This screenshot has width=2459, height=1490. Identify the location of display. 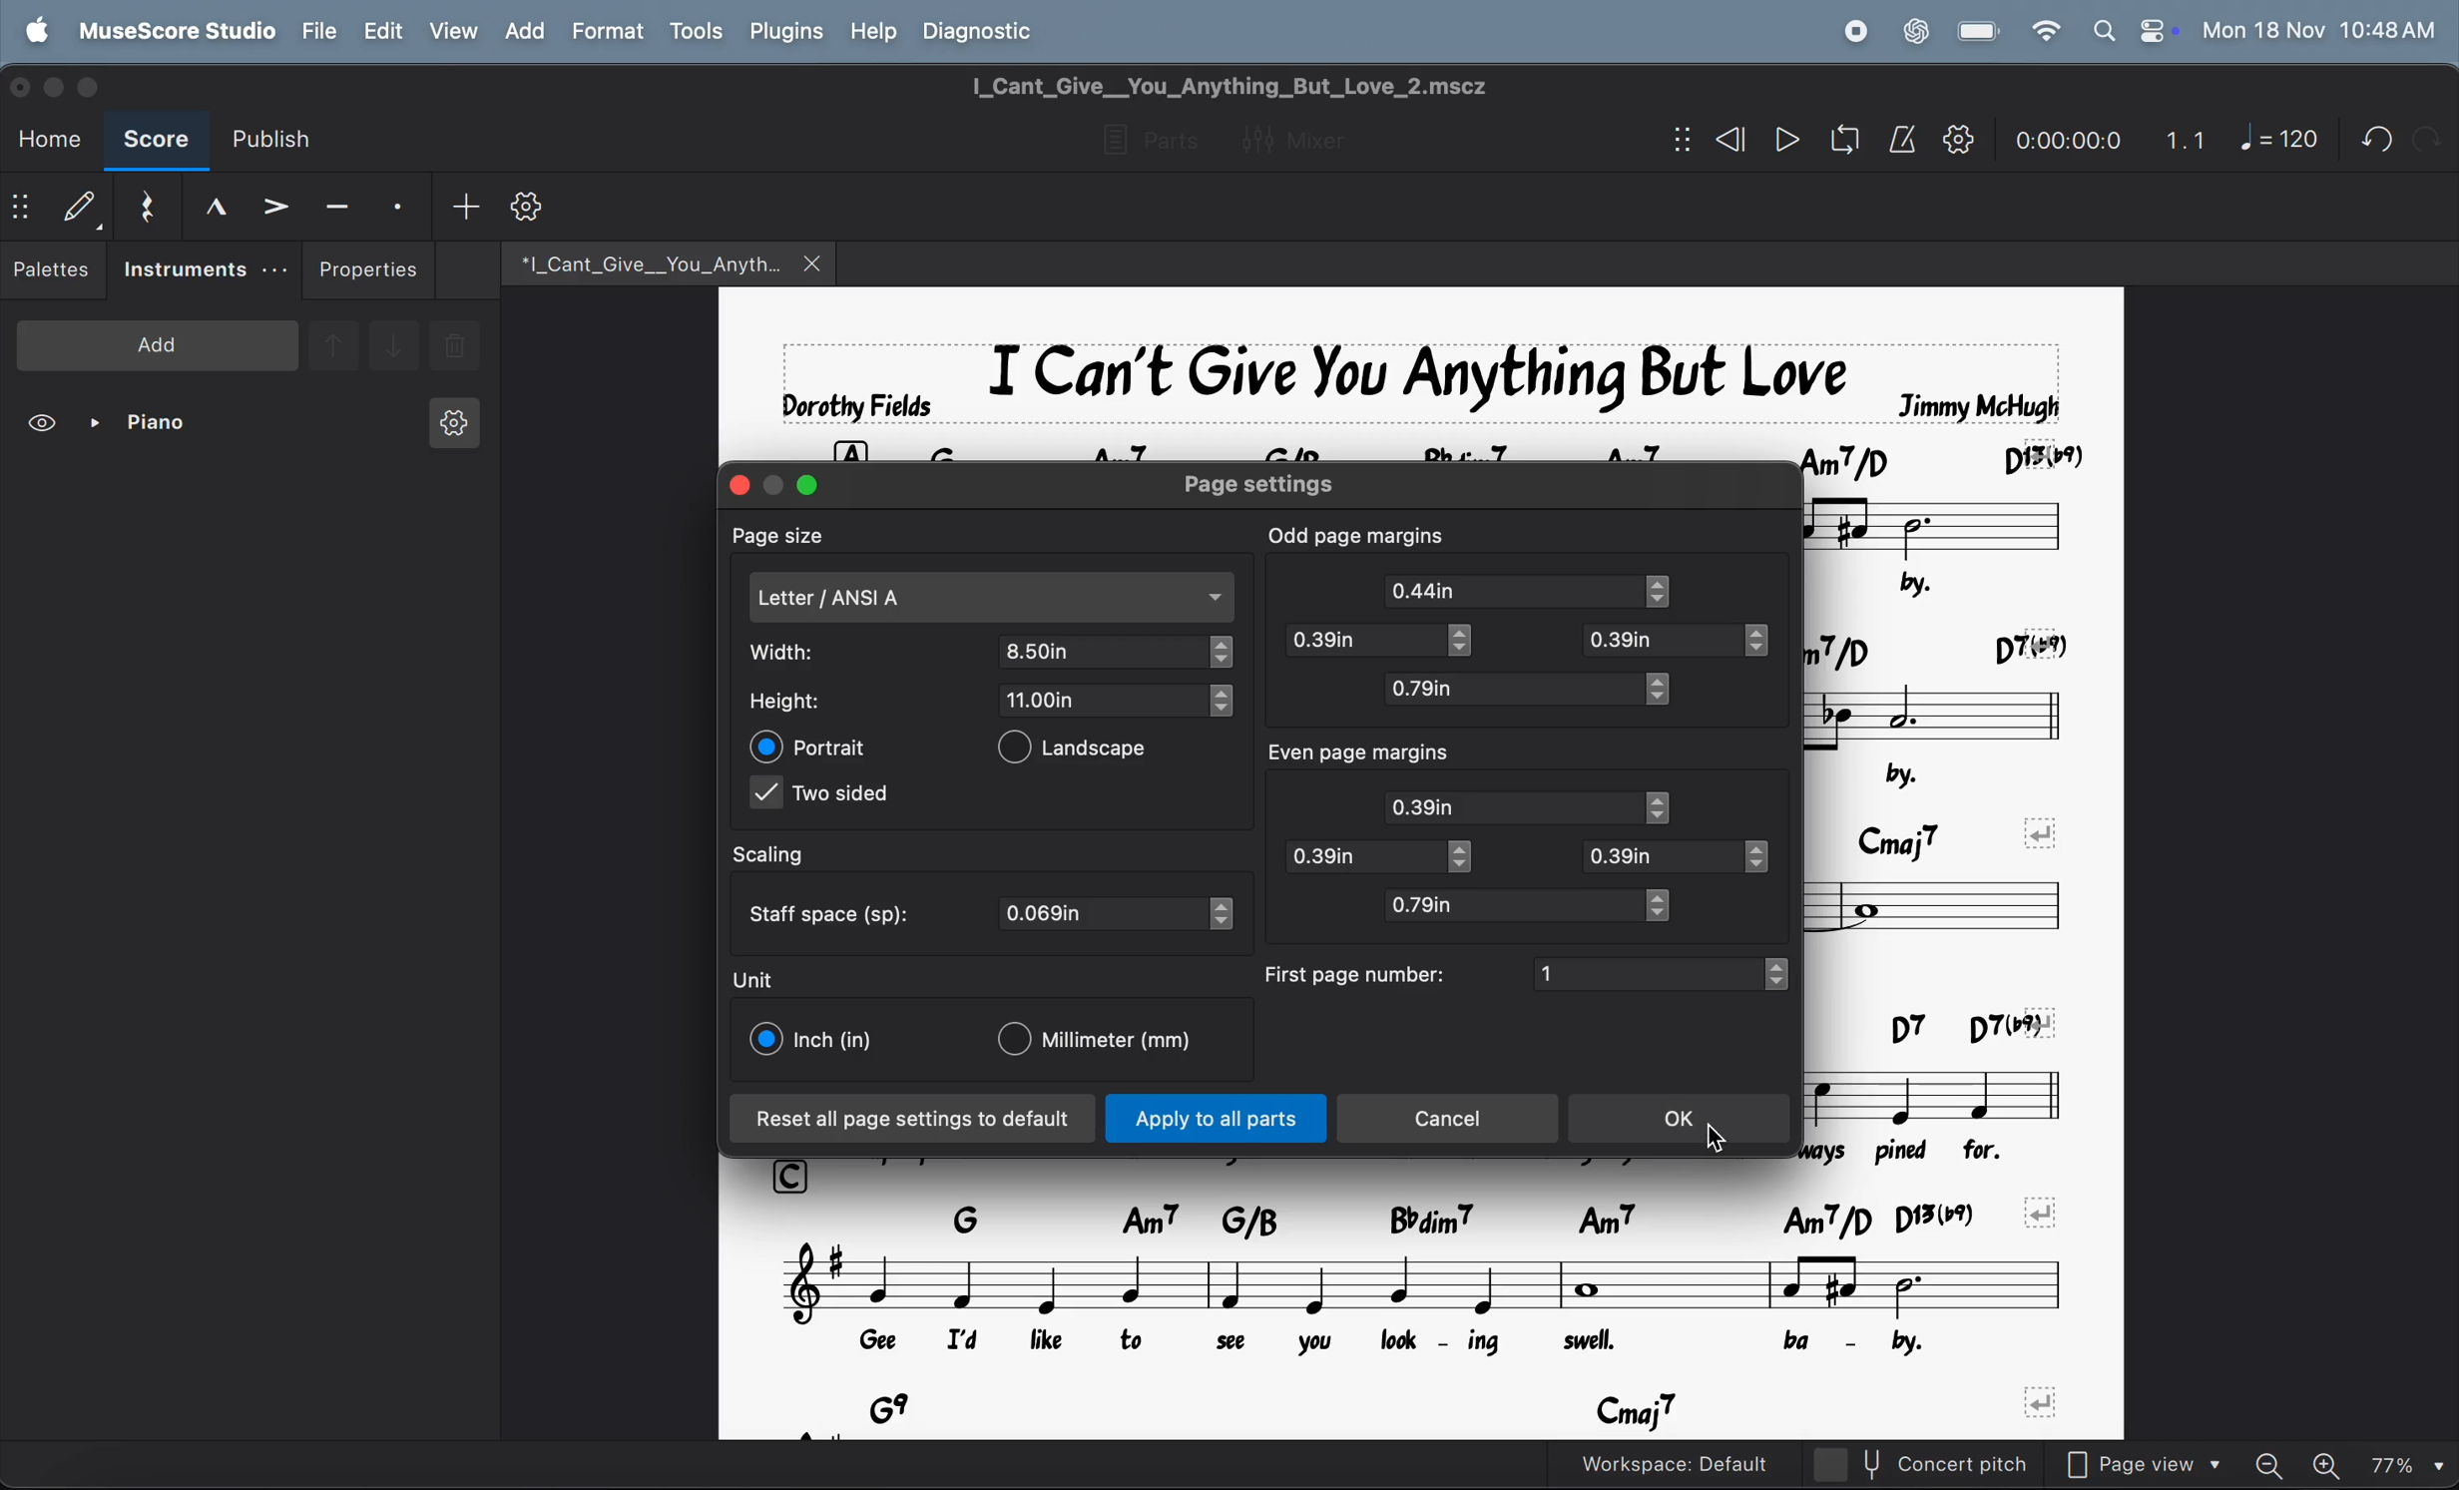
(79, 206).